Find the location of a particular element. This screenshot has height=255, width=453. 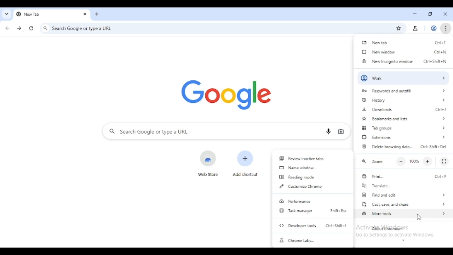

cursor is located at coordinates (419, 217).